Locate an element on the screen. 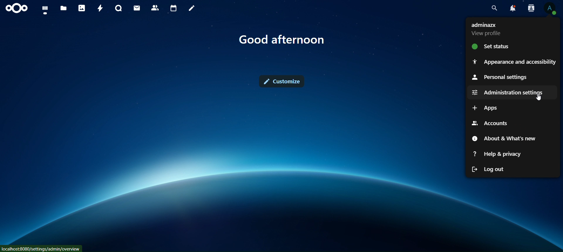 The width and height of the screenshot is (563, 252). accounts is located at coordinates (491, 122).